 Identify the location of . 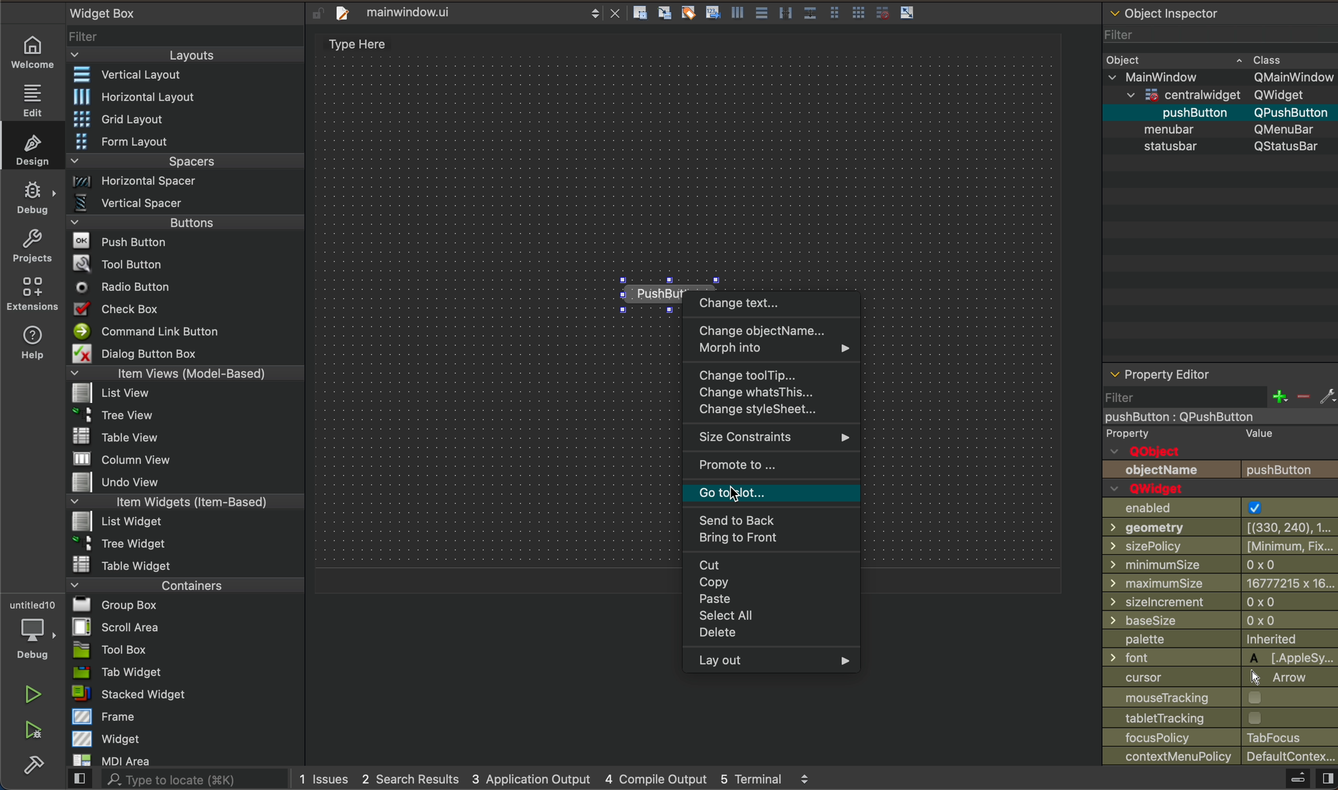
(1229, 130).